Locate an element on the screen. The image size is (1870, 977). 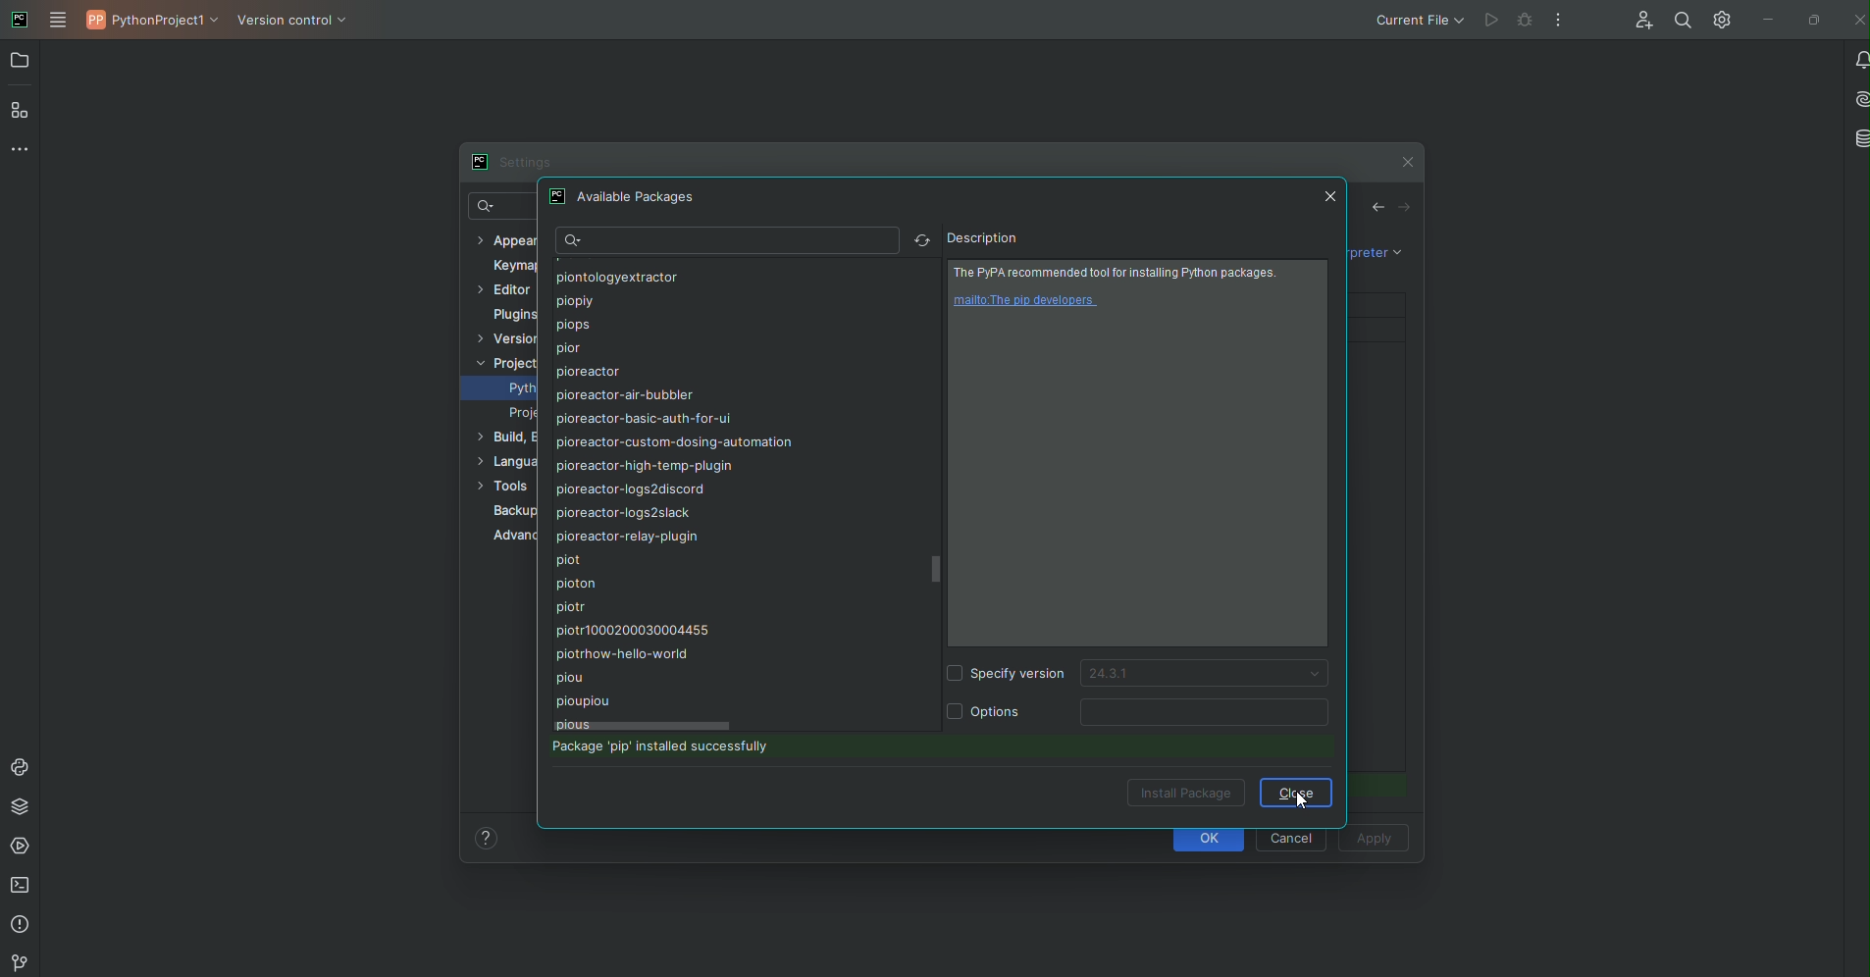
Pip developers is located at coordinates (1030, 301).